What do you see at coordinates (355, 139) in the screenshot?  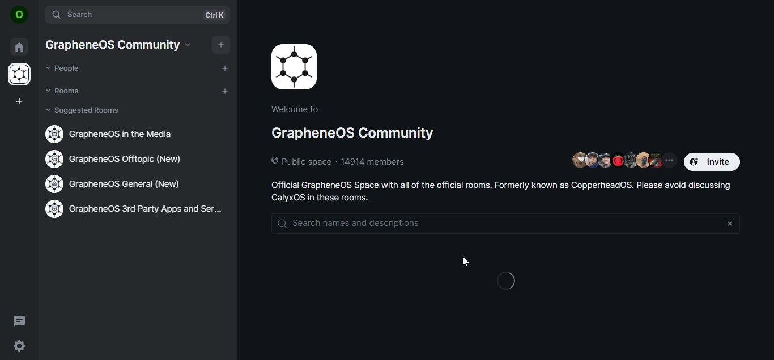 I see `GrapheneOS community` at bounding box center [355, 139].